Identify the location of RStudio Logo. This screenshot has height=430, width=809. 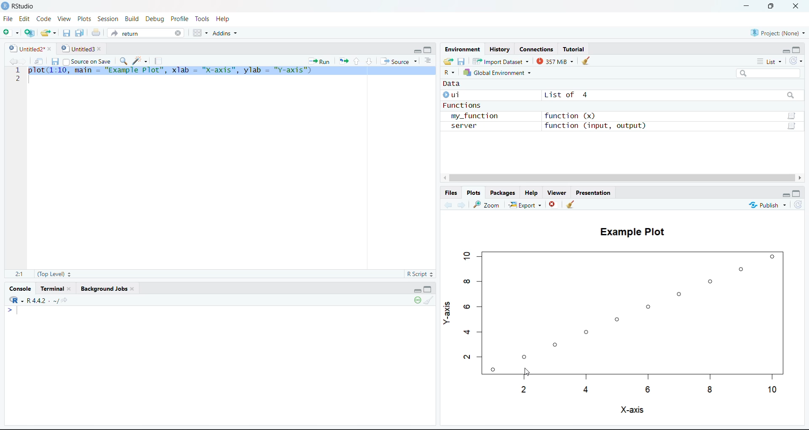
(13, 299).